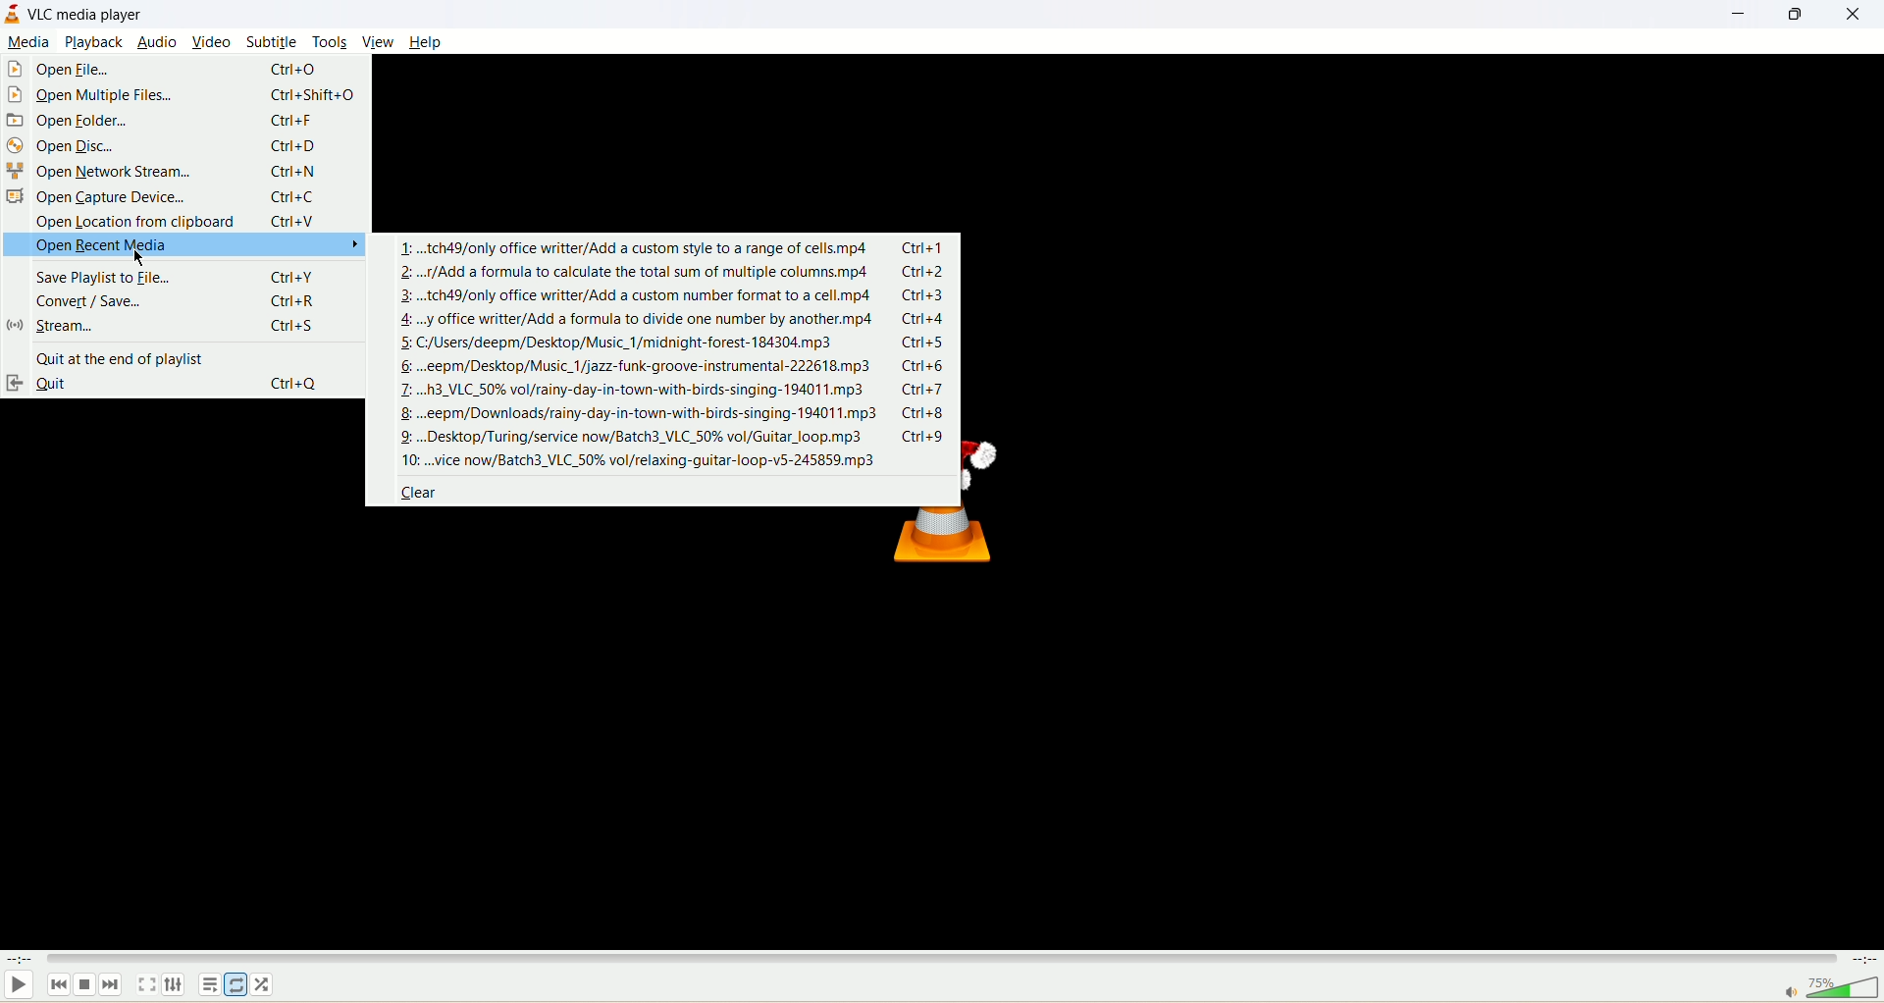  Describe the element at coordinates (928, 437) in the screenshot. I see `ctrl+9` at that location.